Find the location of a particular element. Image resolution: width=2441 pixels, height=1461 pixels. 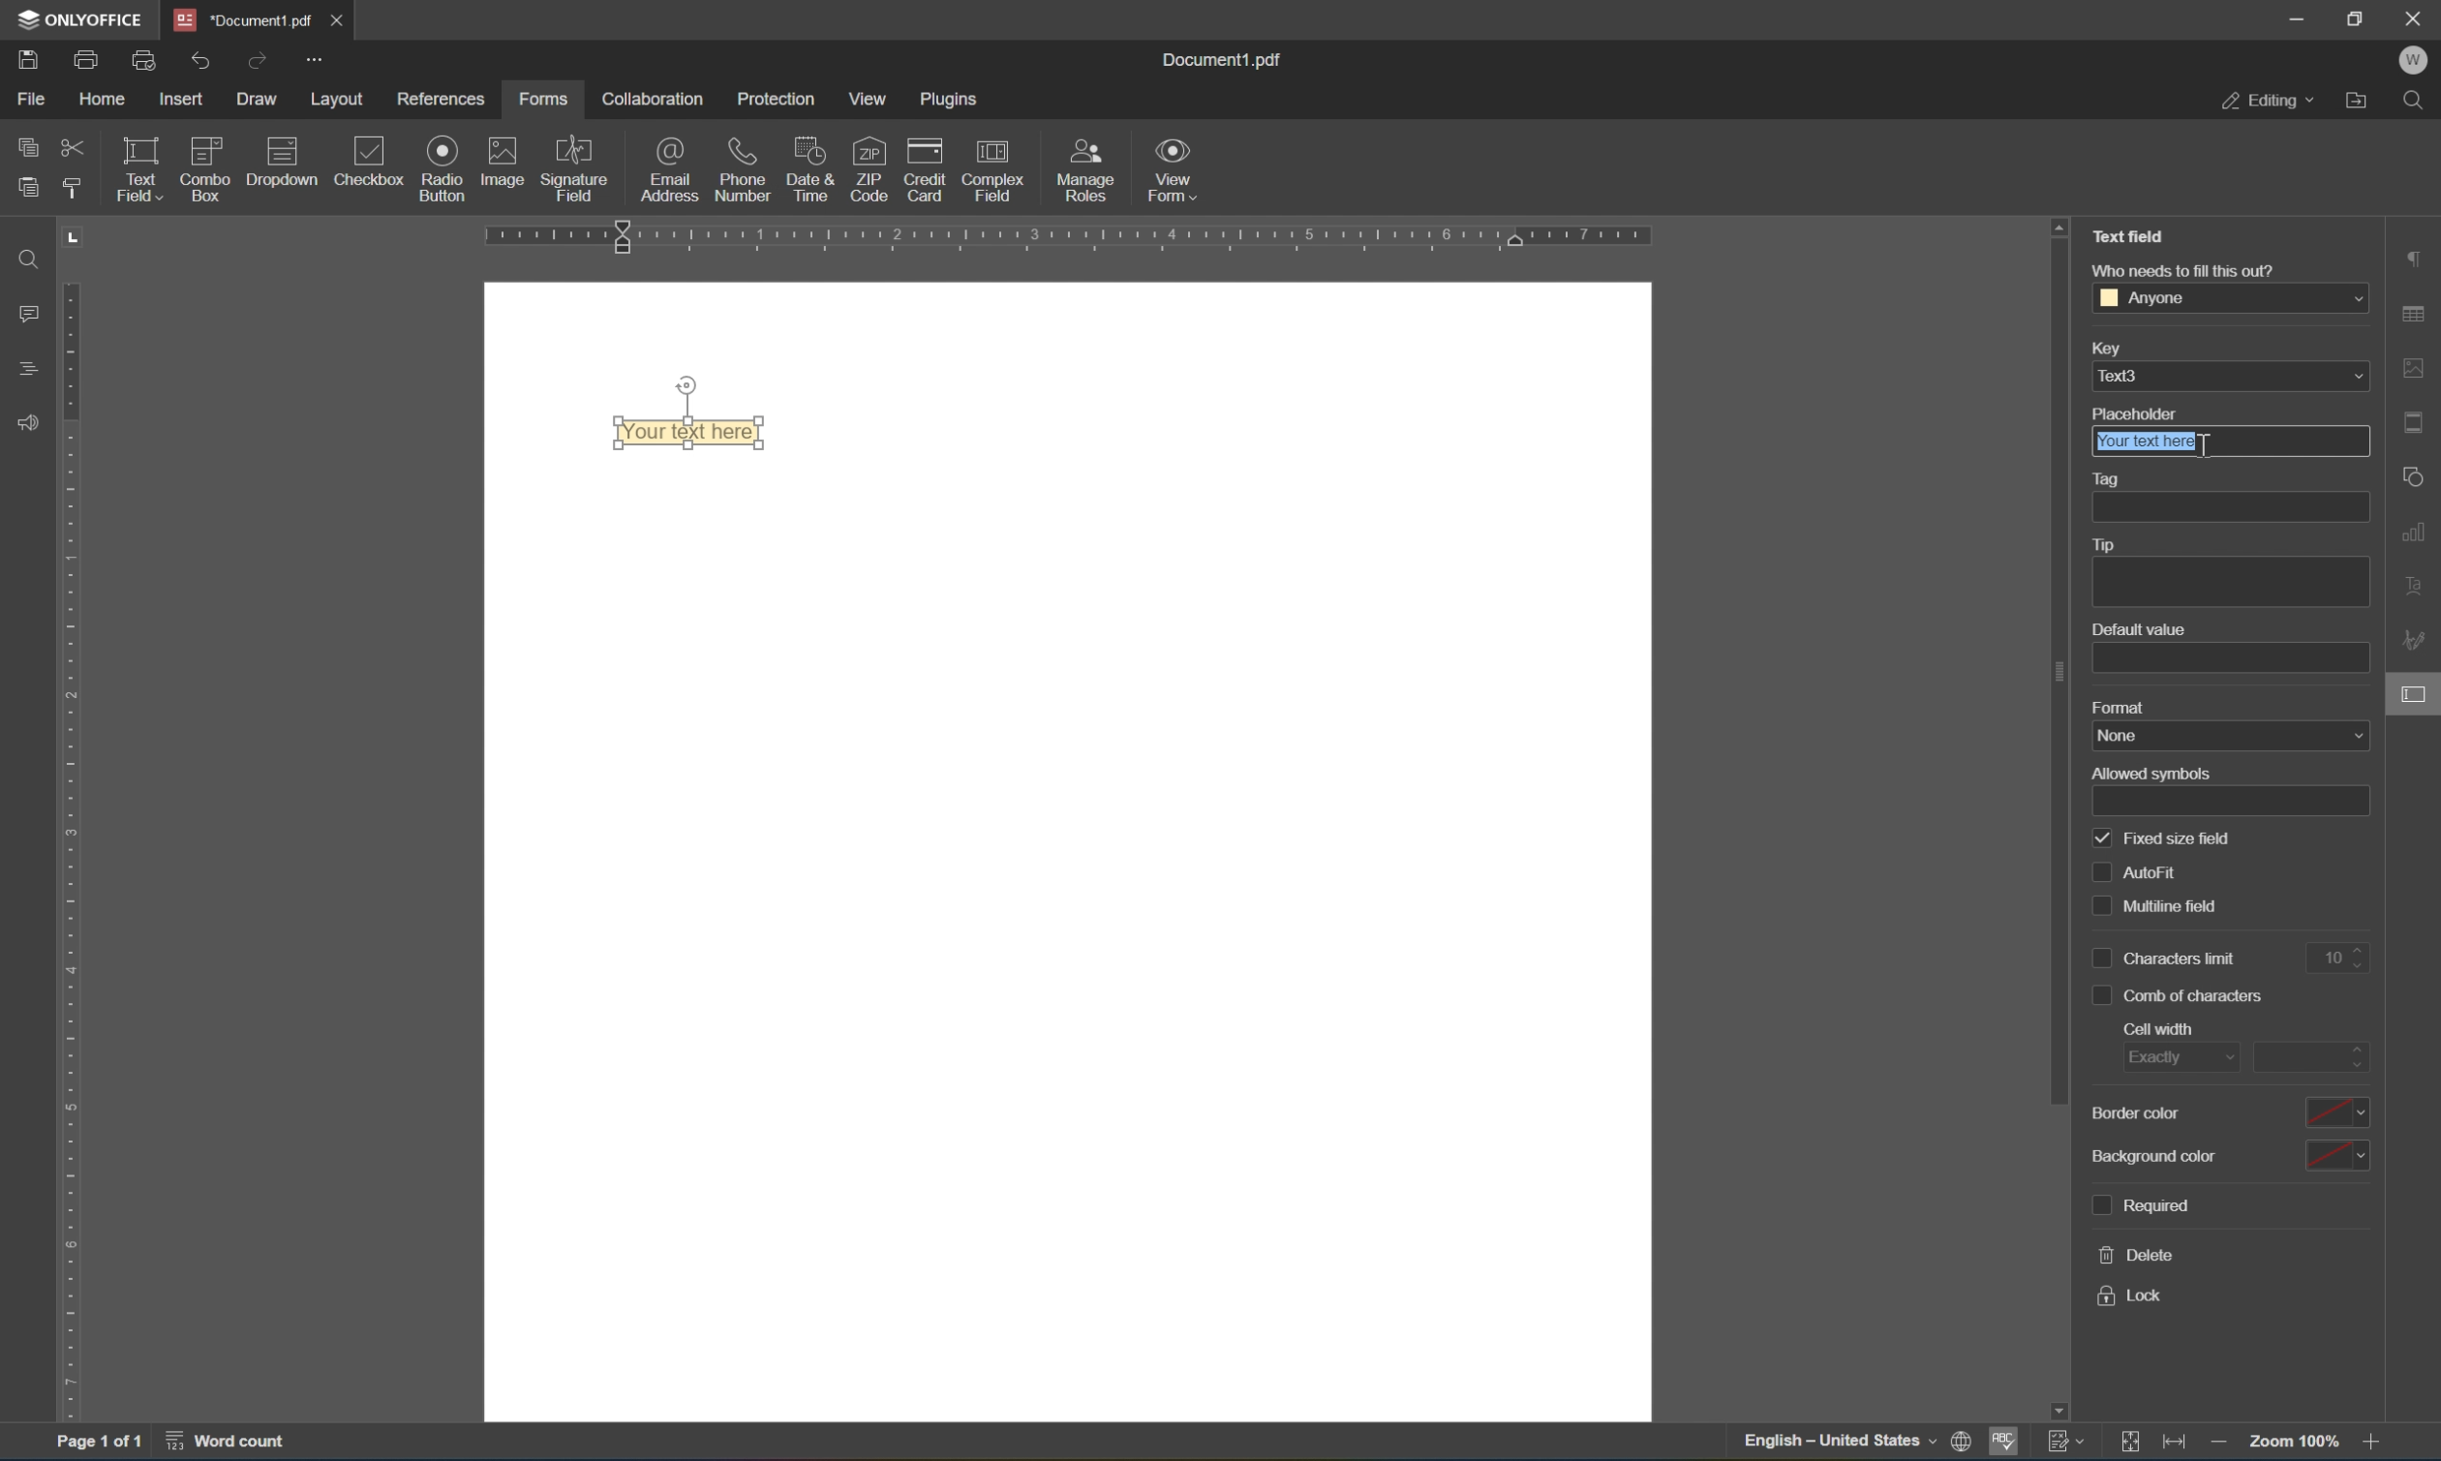

protection is located at coordinates (782, 98).